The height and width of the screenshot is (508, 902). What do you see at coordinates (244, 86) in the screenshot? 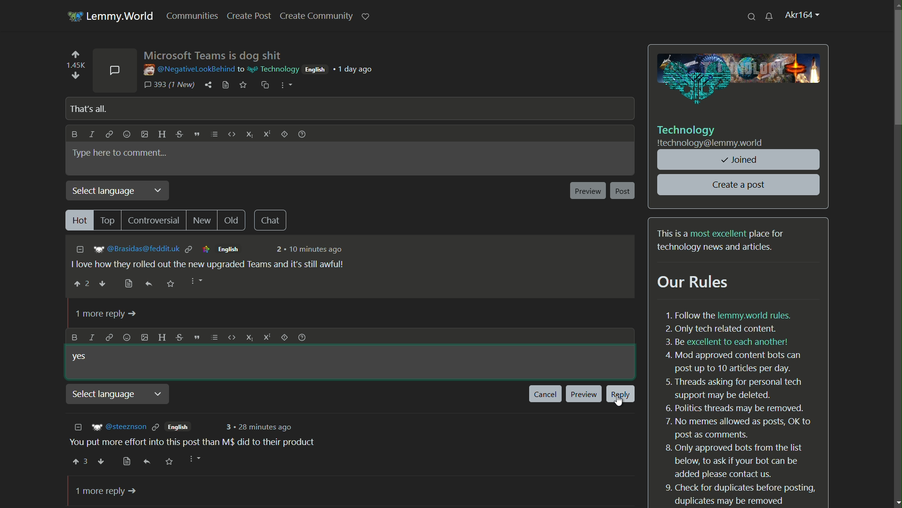
I see `save` at bounding box center [244, 86].